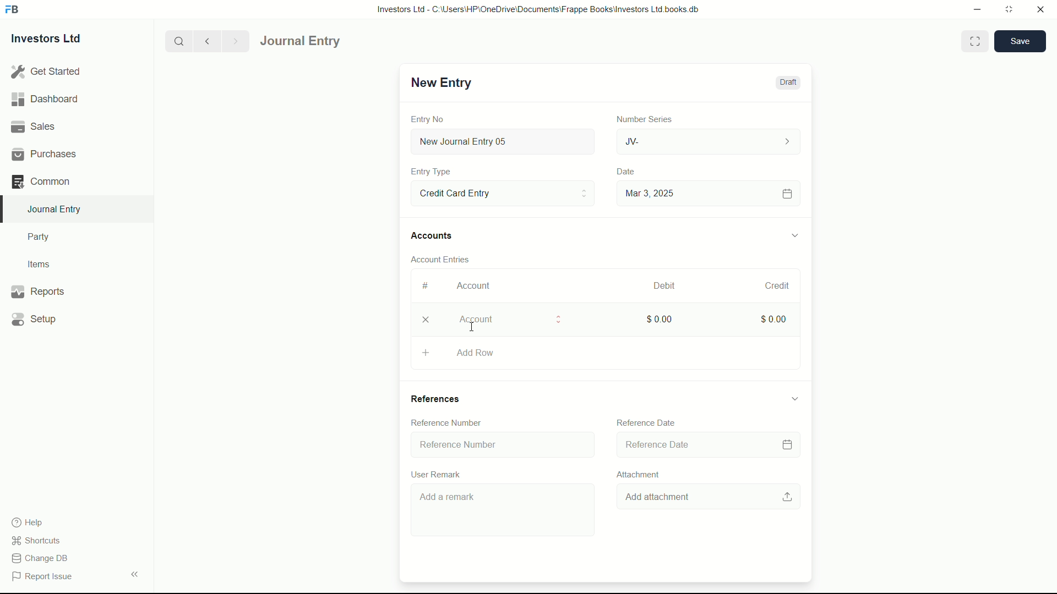  What do you see at coordinates (1041, 10) in the screenshot?
I see `close` at bounding box center [1041, 10].